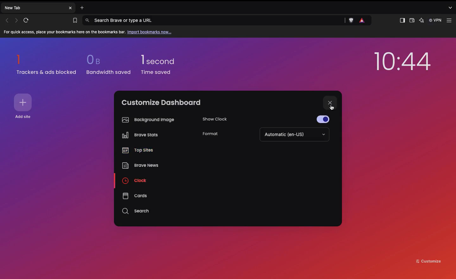 The image size is (456, 279). Describe the element at coordinates (7, 20) in the screenshot. I see `Previous page` at that location.